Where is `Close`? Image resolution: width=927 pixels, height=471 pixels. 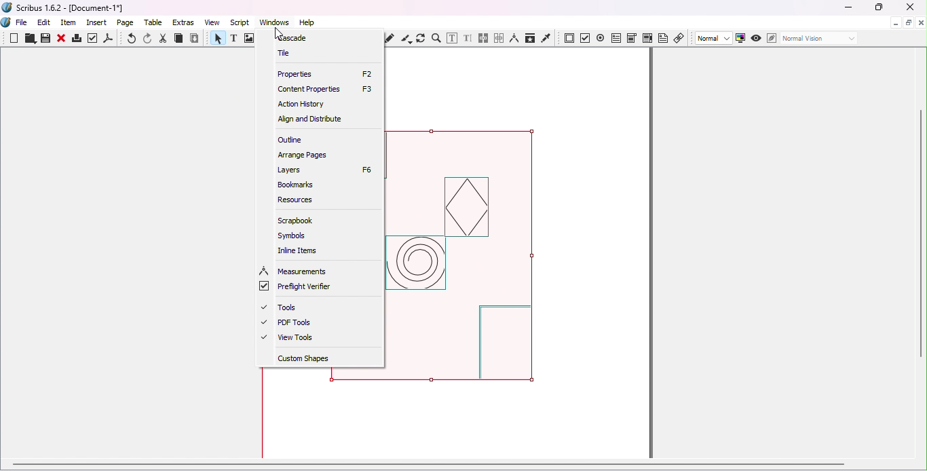 Close is located at coordinates (907, 8).